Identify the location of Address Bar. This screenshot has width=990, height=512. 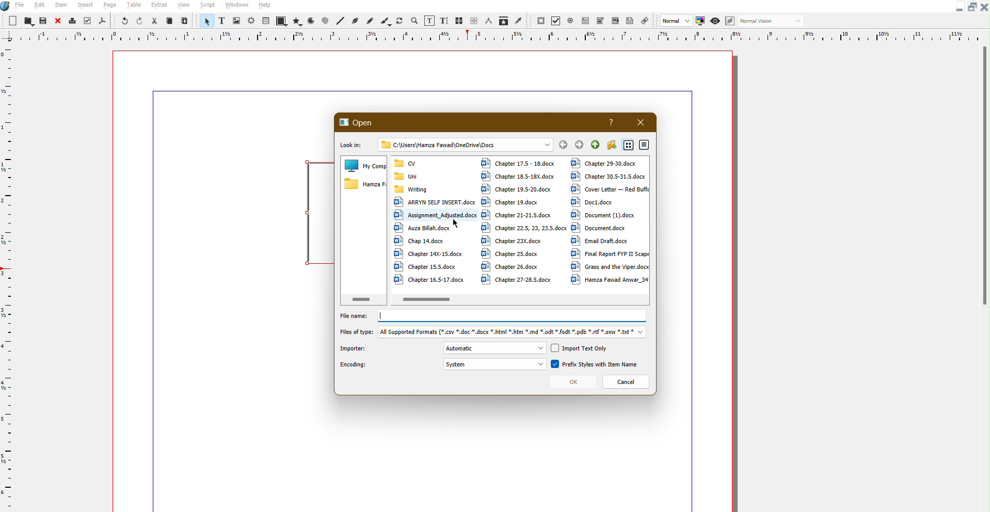
(465, 146).